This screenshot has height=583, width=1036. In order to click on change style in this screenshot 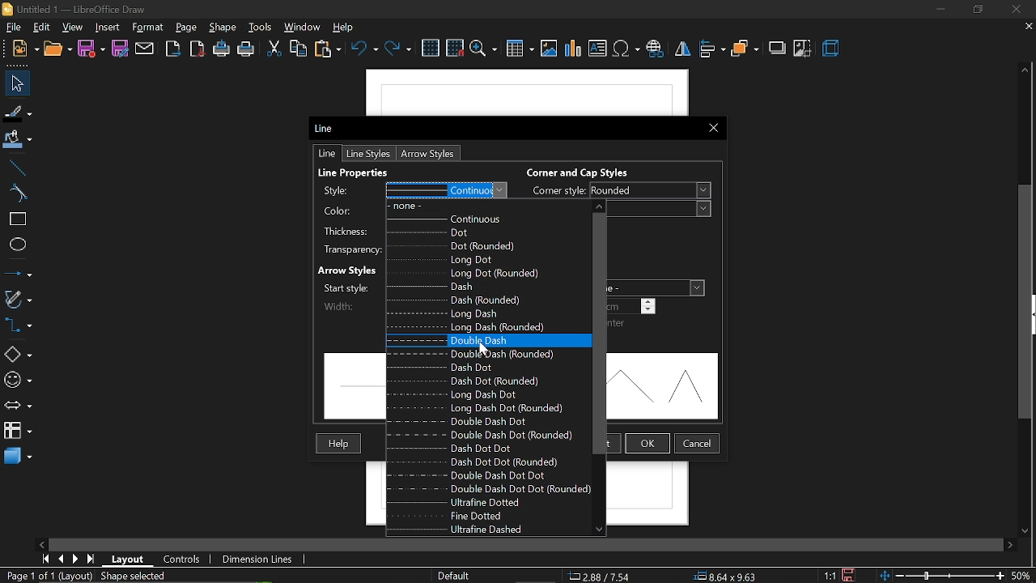, I will do `click(410, 190)`.